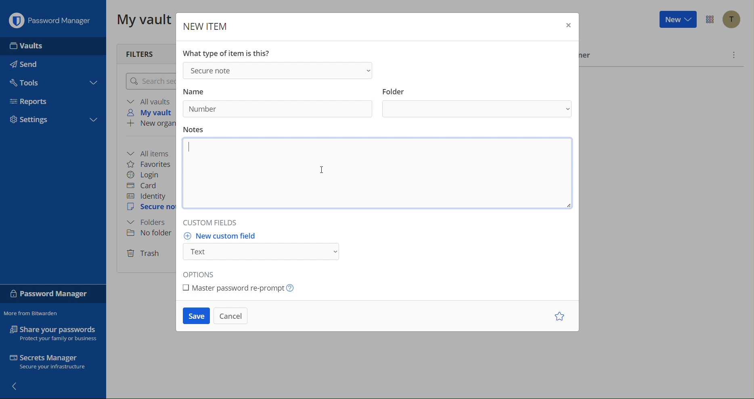 The height and width of the screenshot is (399, 754). I want to click on Account, so click(731, 19).